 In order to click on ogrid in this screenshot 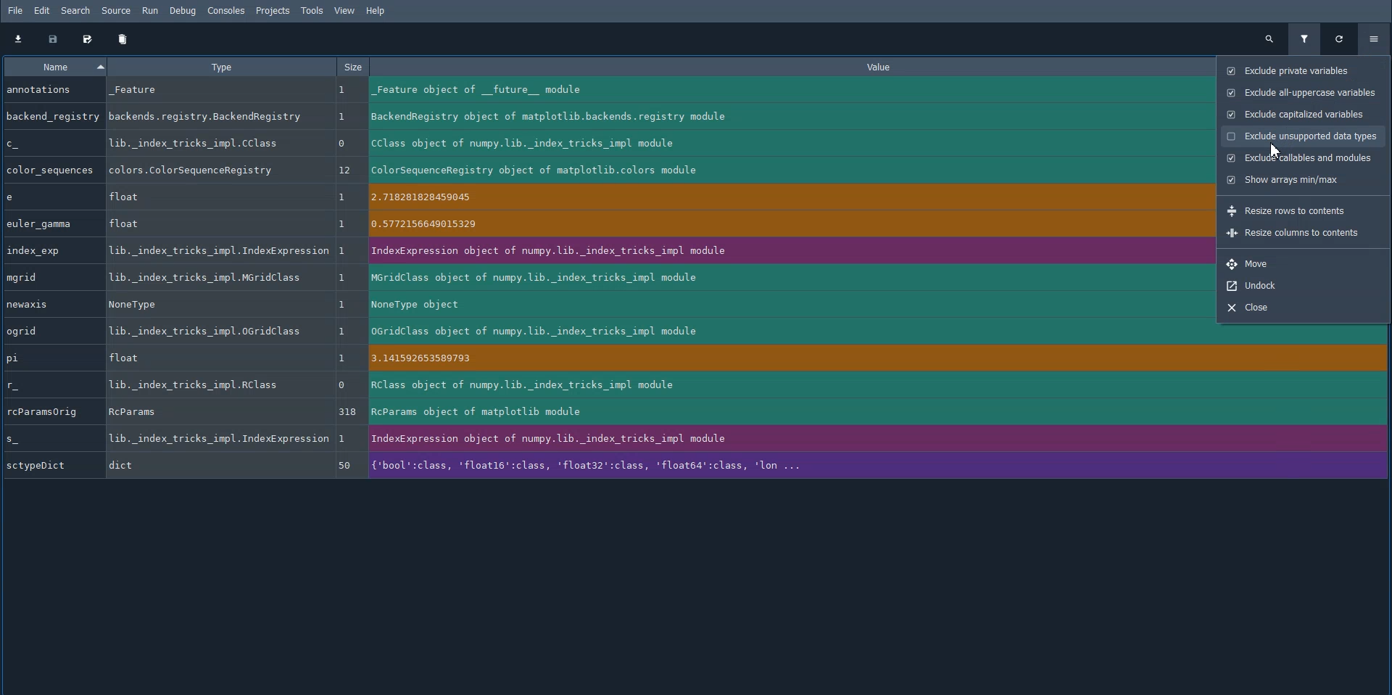, I will do `click(47, 332)`.